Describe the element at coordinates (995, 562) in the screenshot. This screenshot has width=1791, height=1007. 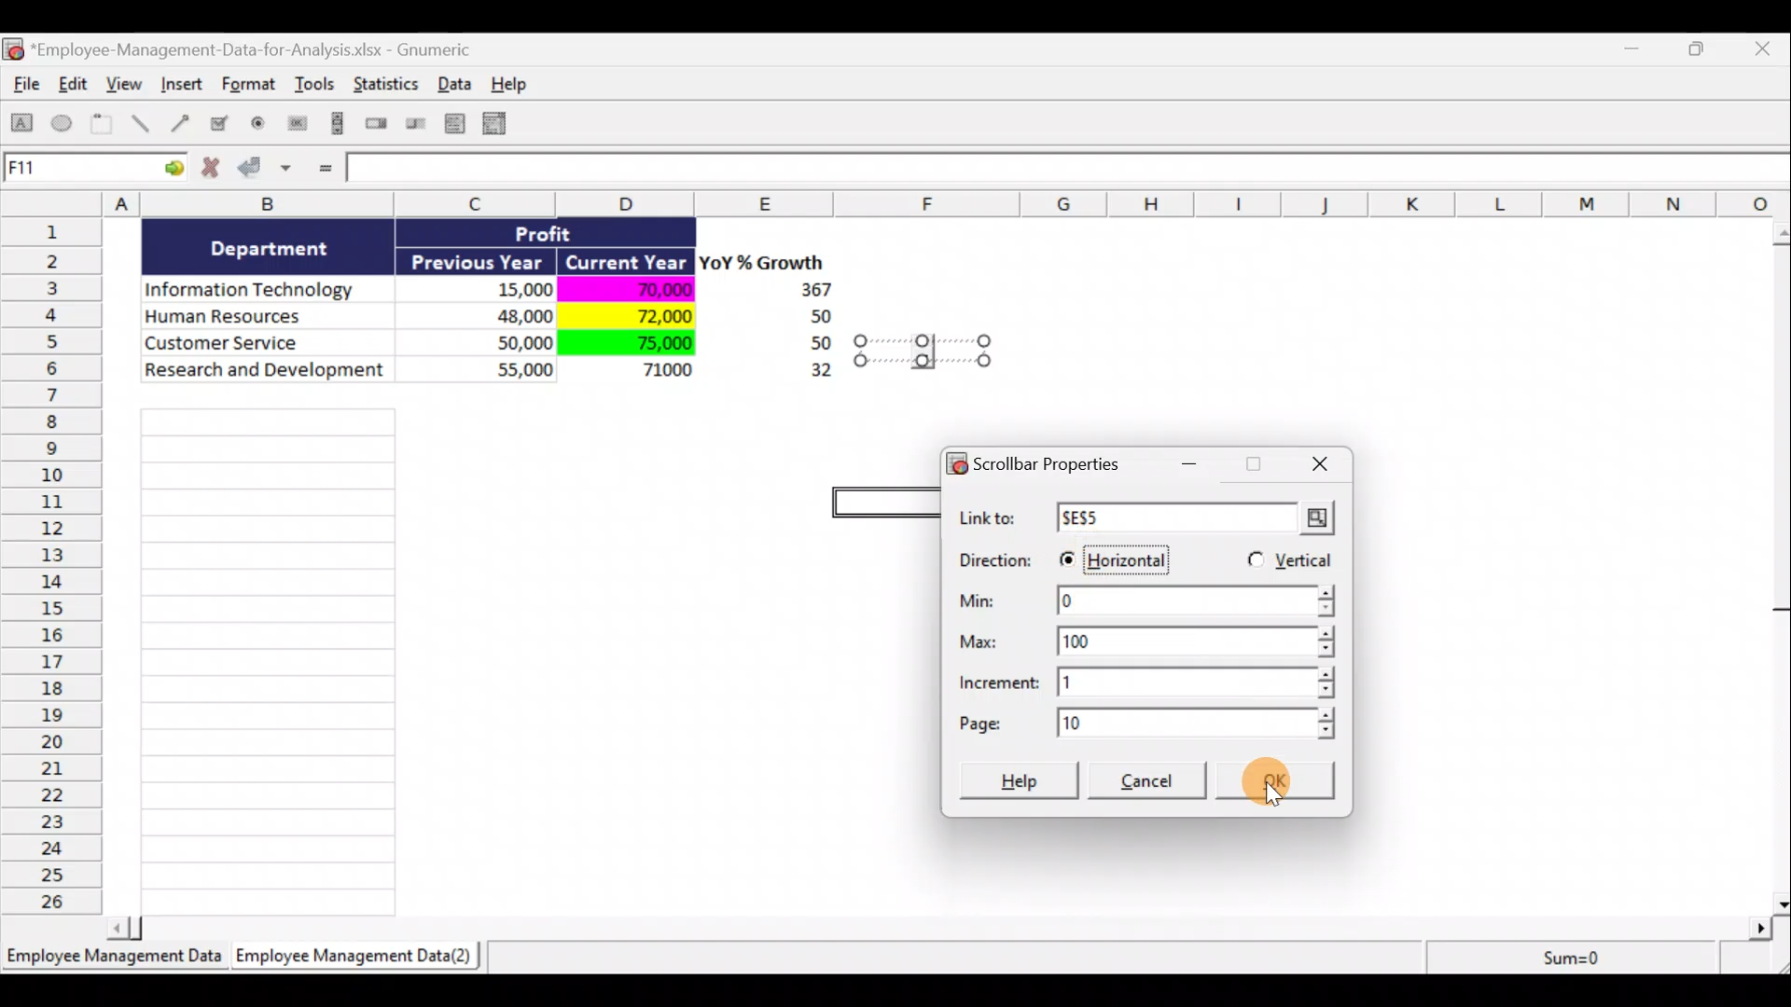
I see `Direction` at that location.